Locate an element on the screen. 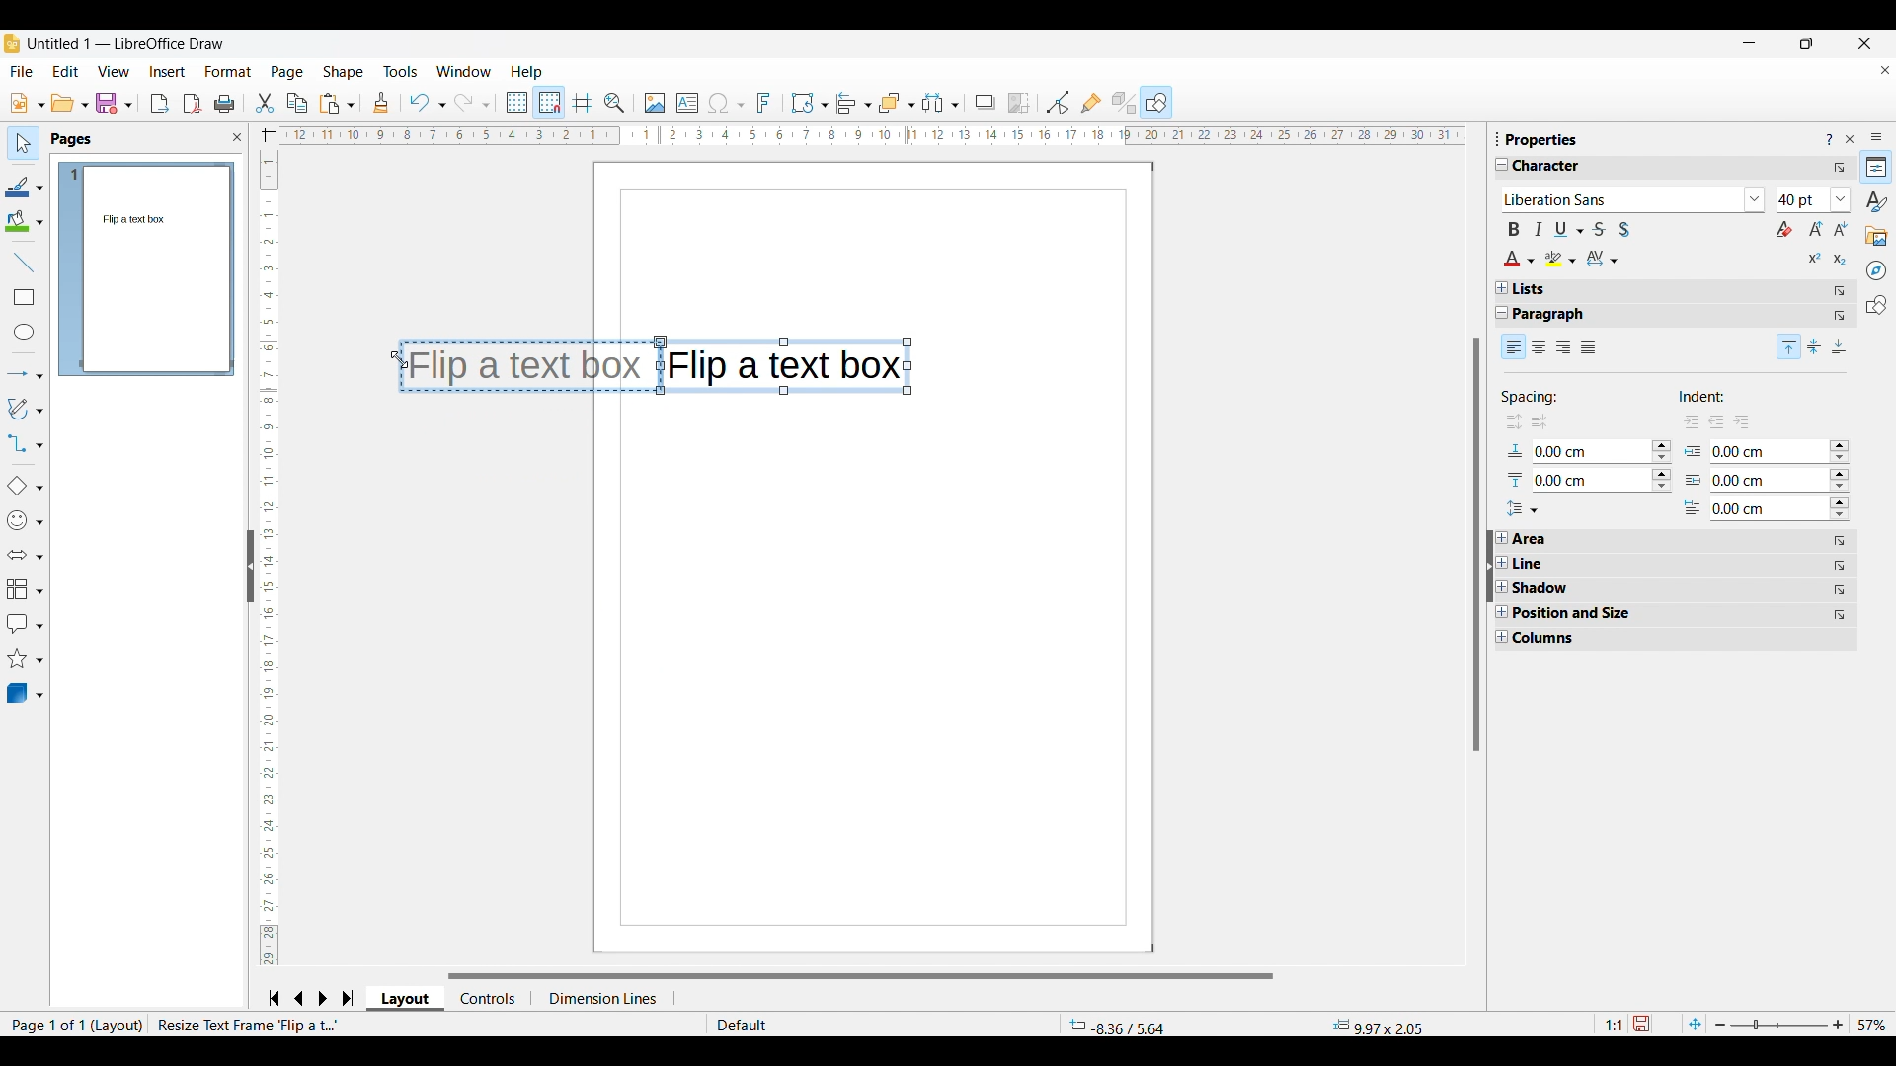 The height and width of the screenshot is (1066, 1896). Page layout options is located at coordinates (402, 999).